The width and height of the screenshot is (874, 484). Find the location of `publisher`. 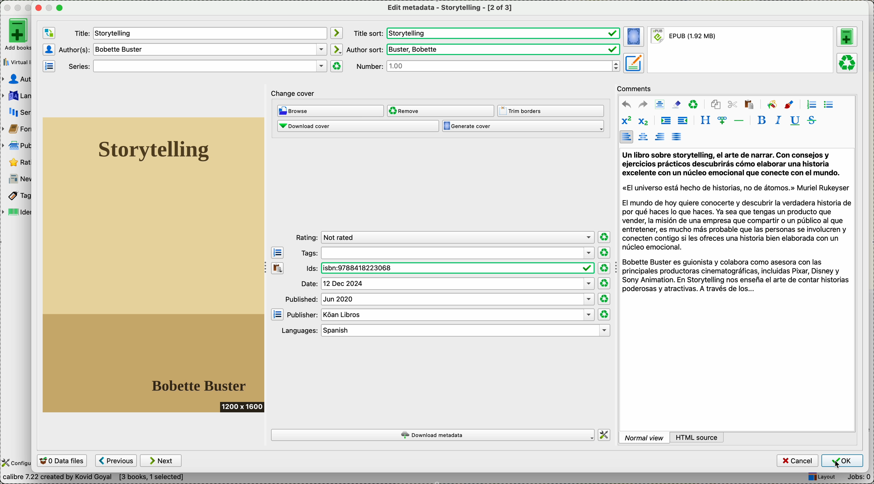

publisher is located at coordinates (18, 146).